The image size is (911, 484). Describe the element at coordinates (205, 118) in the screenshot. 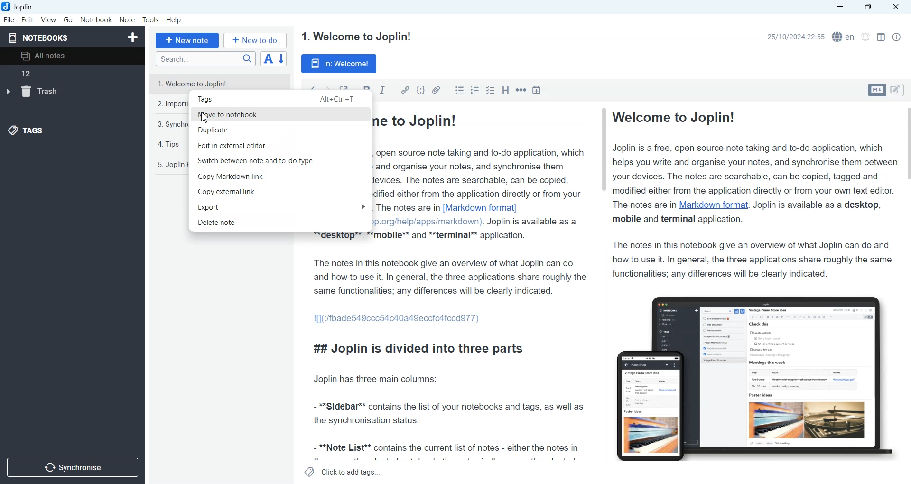

I see `Cursor` at that location.